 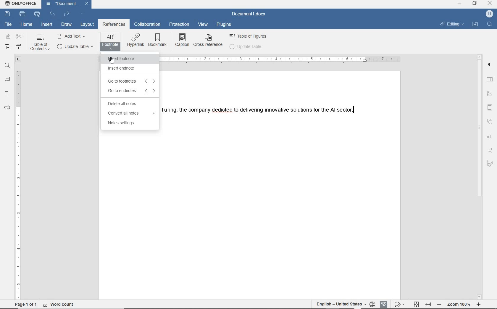 What do you see at coordinates (490, 4) in the screenshot?
I see `CLOSE` at bounding box center [490, 4].